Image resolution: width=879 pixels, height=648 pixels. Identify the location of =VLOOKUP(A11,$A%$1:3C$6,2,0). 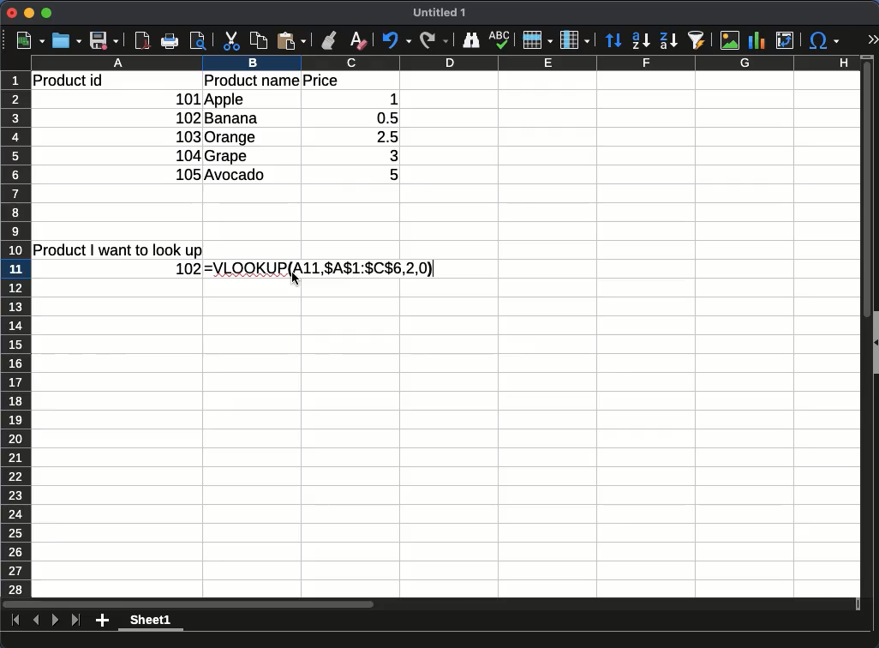
(320, 268).